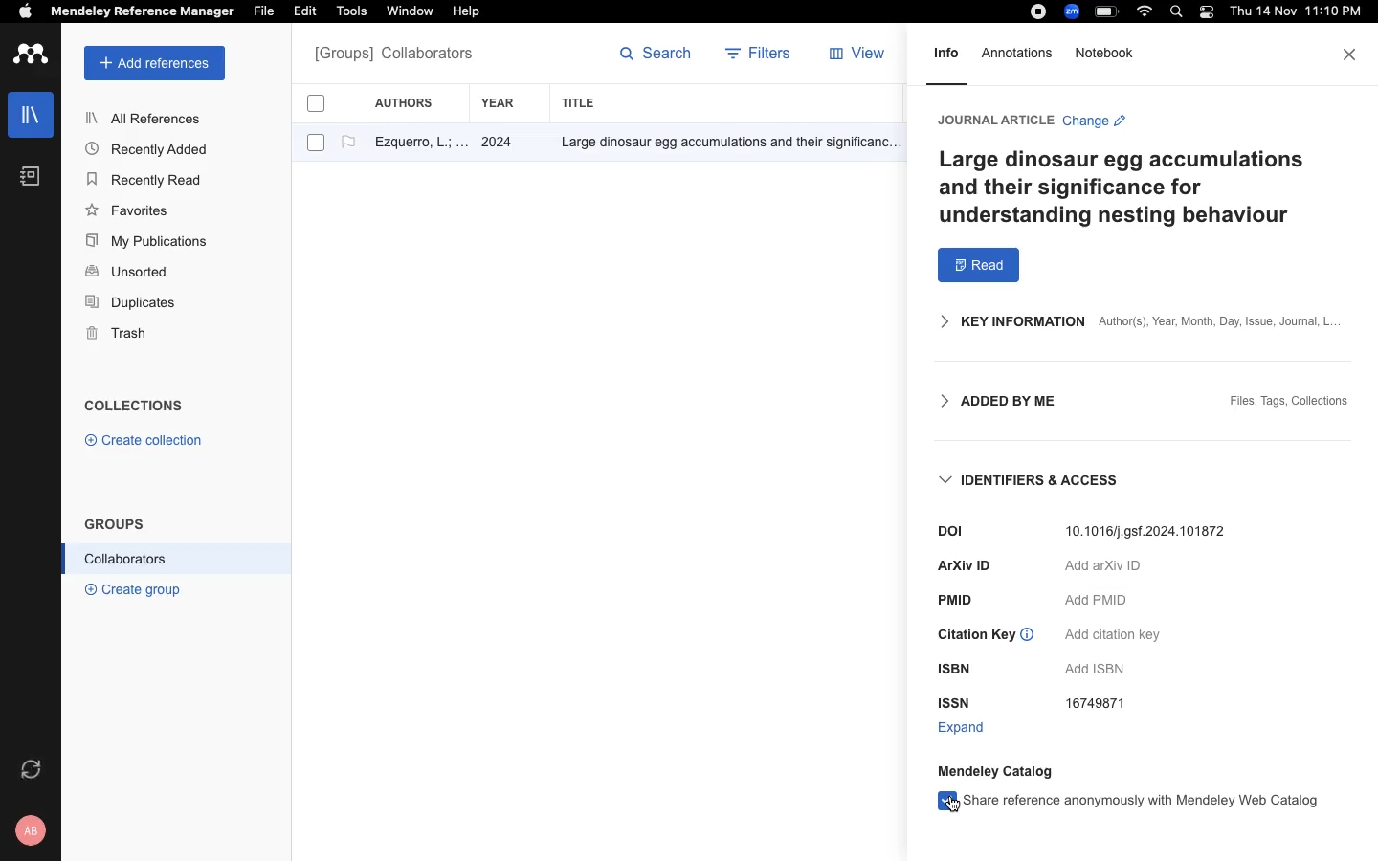  Describe the element at coordinates (956, 671) in the screenshot. I see `` at that location.